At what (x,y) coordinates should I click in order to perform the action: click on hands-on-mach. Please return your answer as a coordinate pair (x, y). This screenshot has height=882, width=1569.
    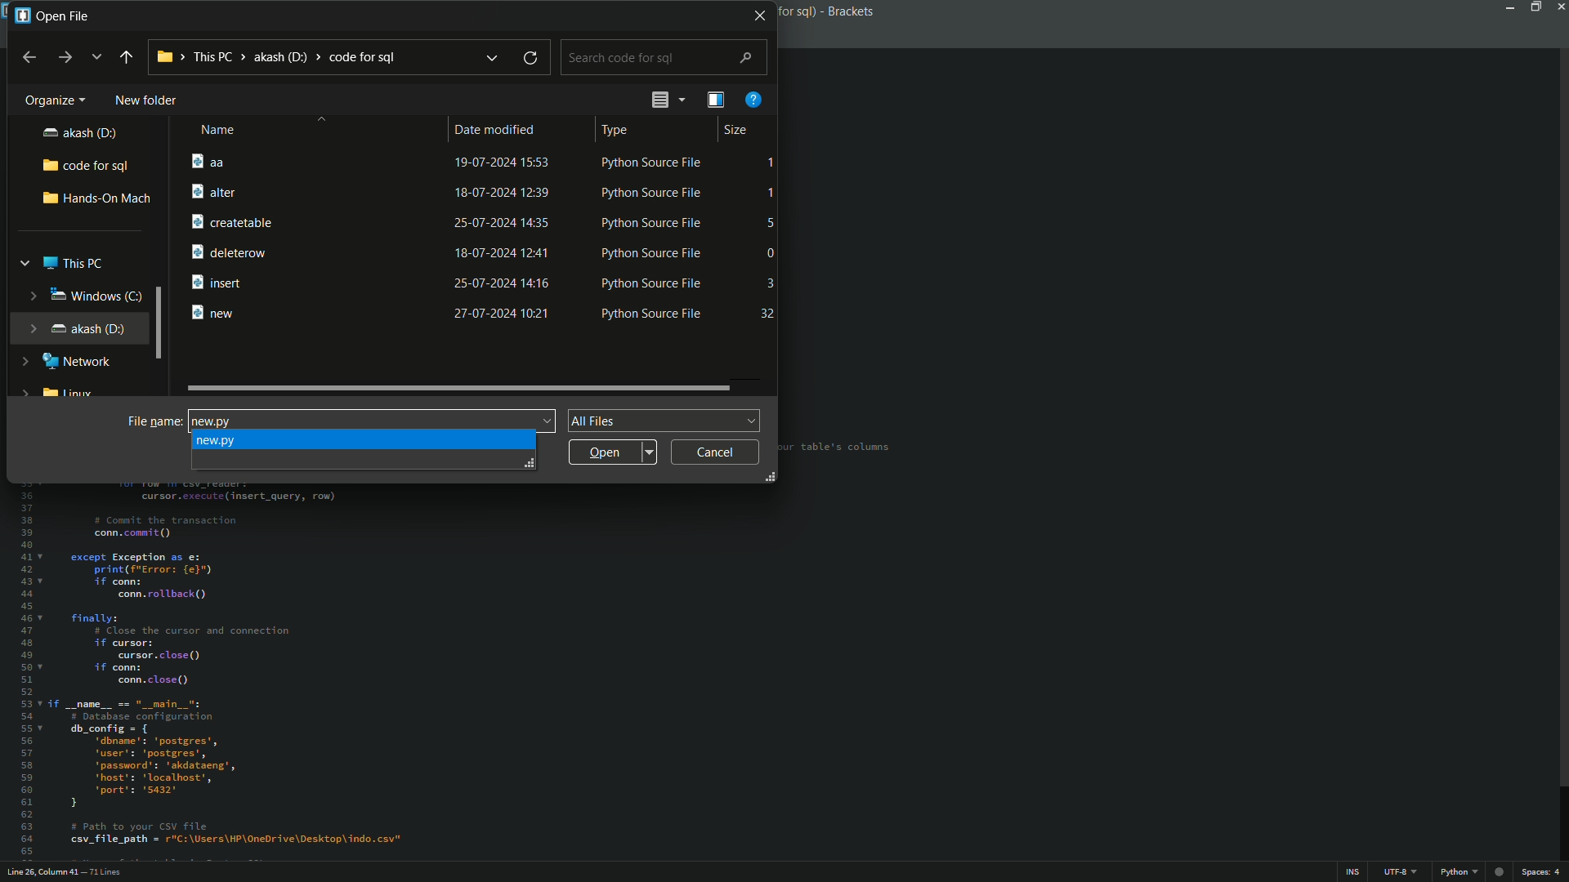
    Looking at the image, I should click on (96, 198).